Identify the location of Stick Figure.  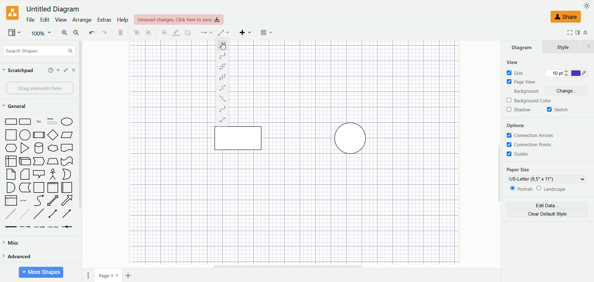
(54, 174).